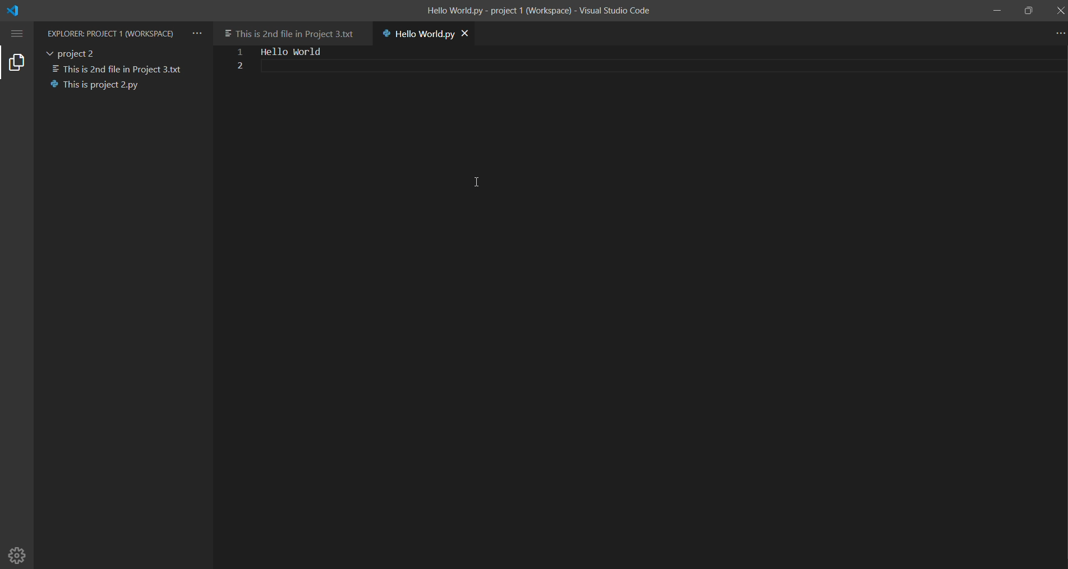 The image size is (1068, 569). I want to click on Hello World, so click(297, 51).